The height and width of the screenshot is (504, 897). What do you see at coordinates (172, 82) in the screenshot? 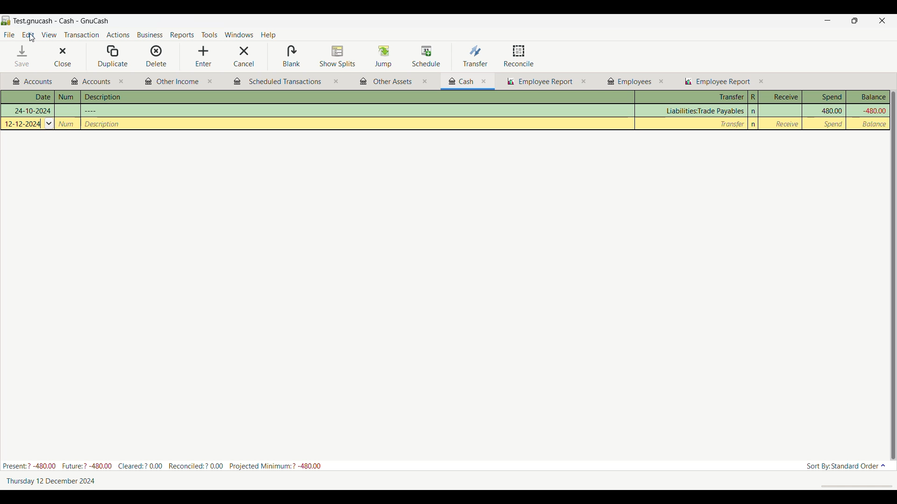
I see `Other budgets and reports` at bounding box center [172, 82].